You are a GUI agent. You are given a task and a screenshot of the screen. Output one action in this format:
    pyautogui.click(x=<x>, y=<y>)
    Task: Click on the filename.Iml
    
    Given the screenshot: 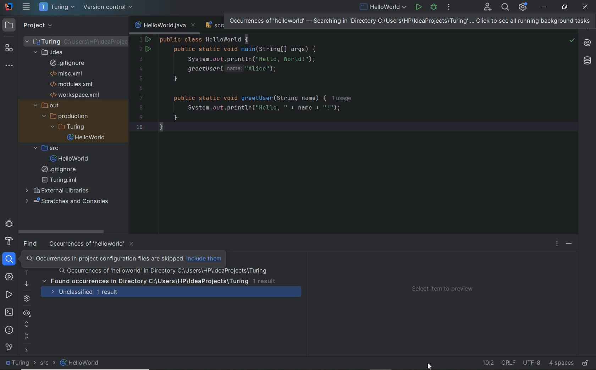 What is the action you would take?
    pyautogui.click(x=62, y=180)
    